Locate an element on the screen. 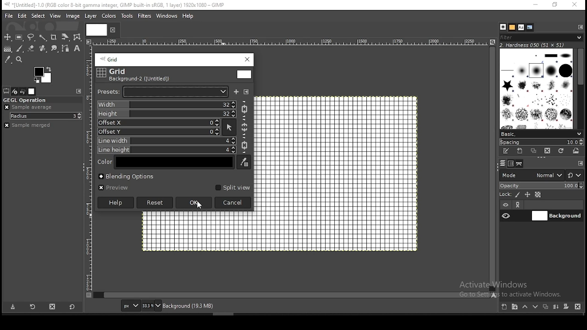  wrap transform is located at coordinates (77, 37).